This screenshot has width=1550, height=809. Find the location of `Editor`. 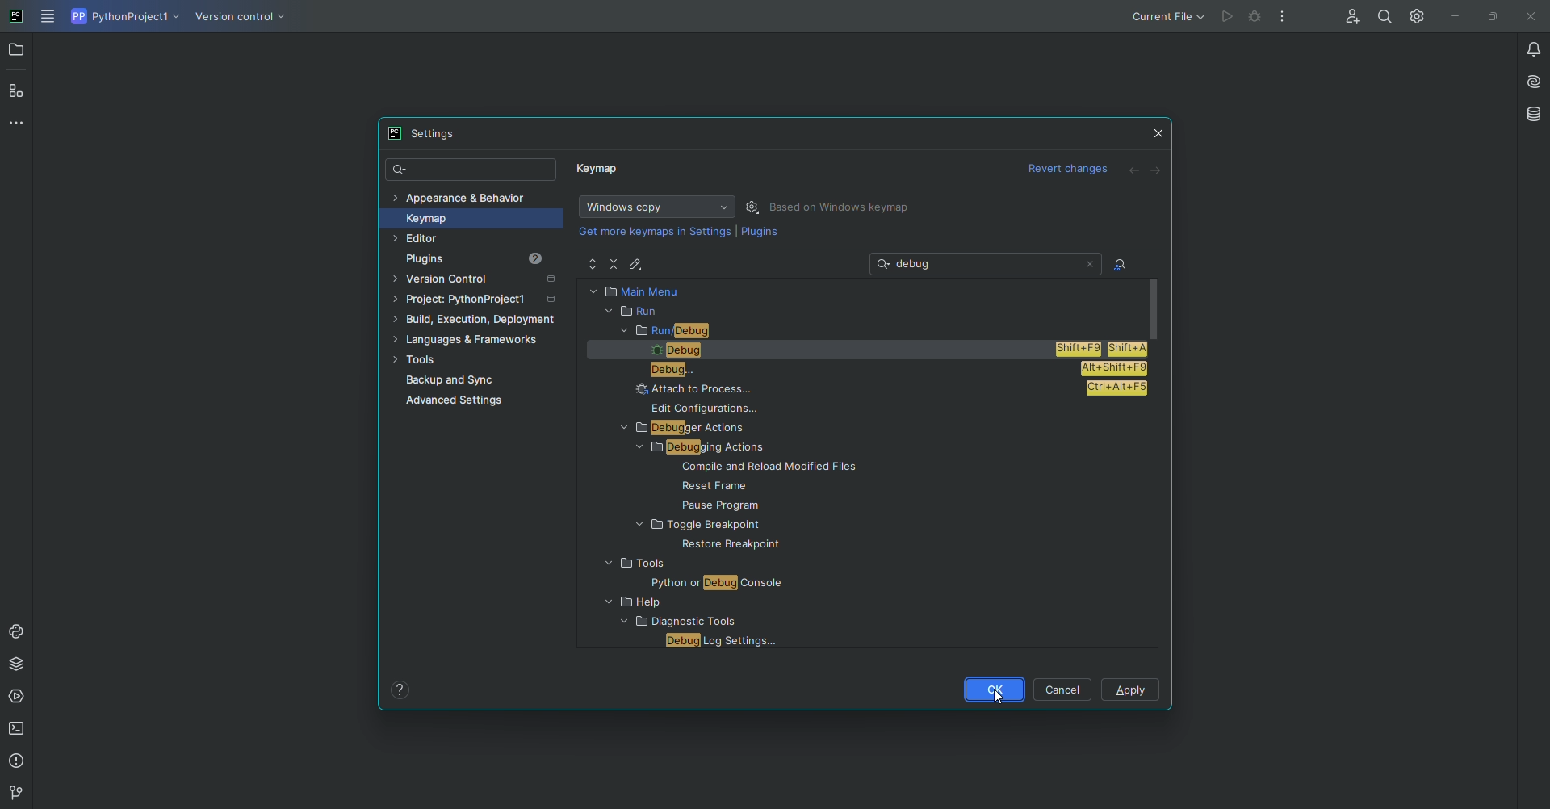

Editor is located at coordinates (450, 239).